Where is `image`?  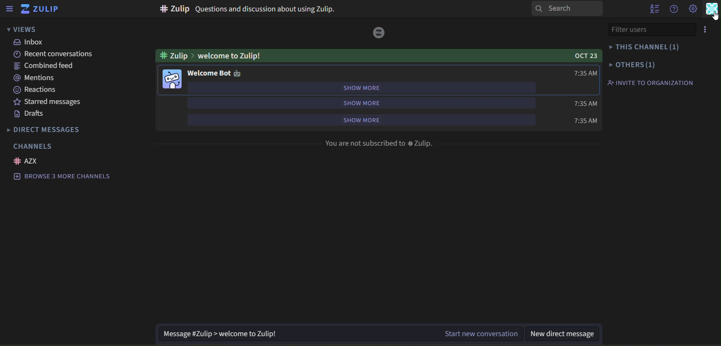
image is located at coordinates (379, 33).